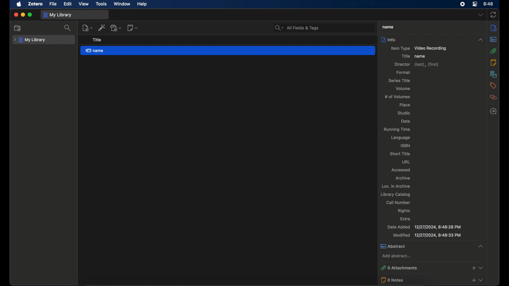 The width and height of the screenshot is (509, 286). I want to click on apple, so click(19, 4).